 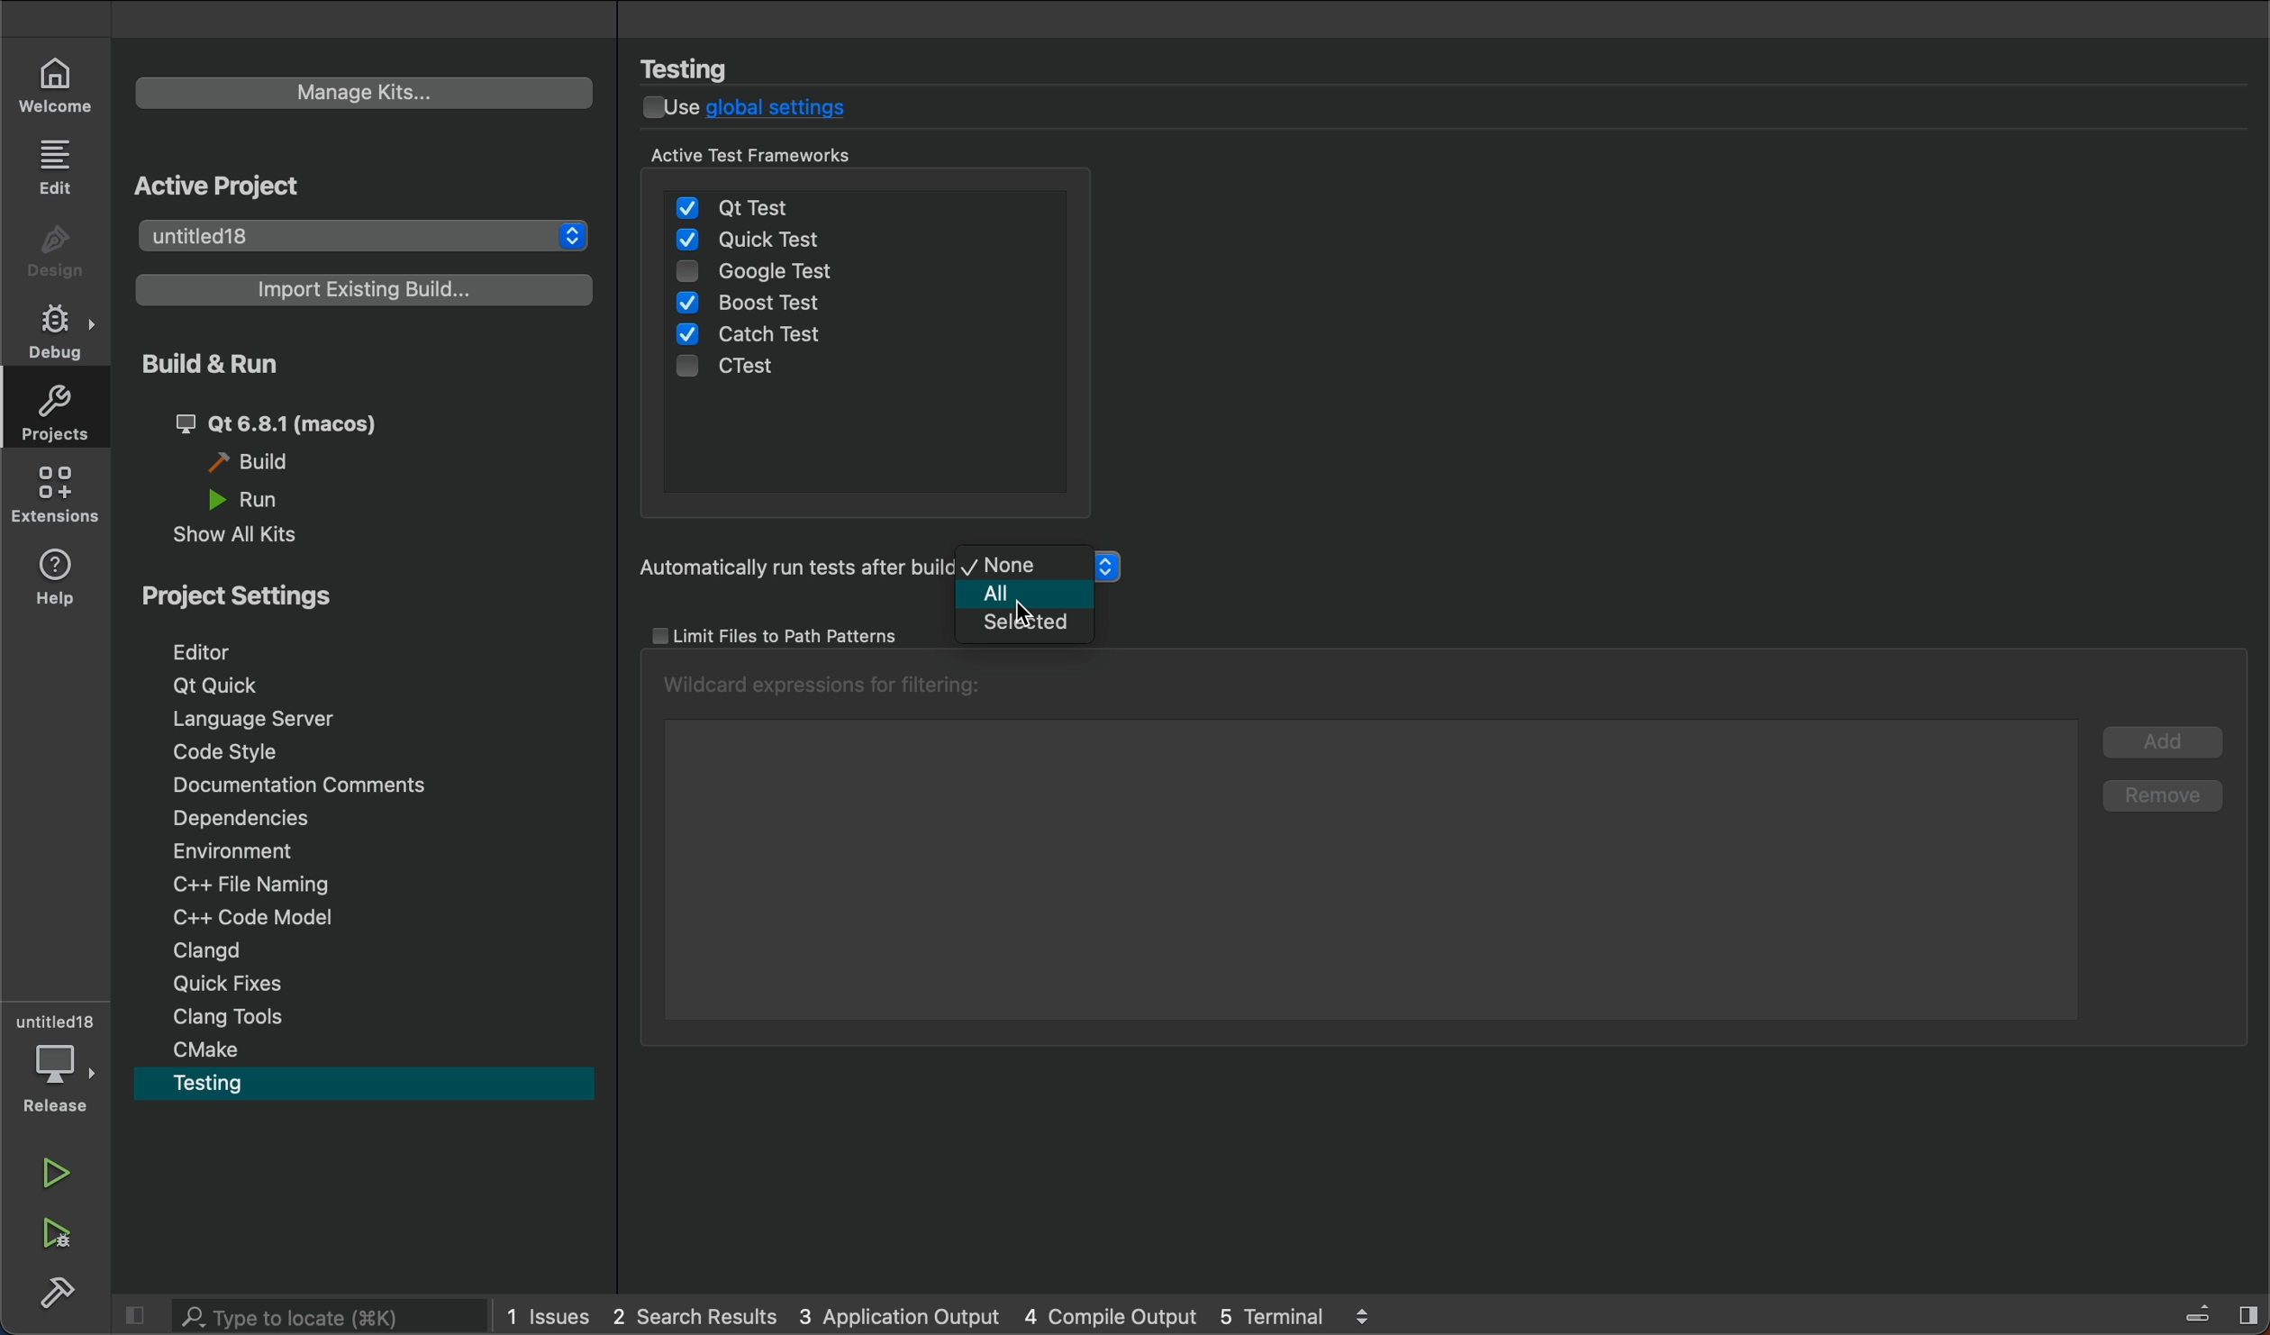 I want to click on testing , so click(x=236, y=1081).